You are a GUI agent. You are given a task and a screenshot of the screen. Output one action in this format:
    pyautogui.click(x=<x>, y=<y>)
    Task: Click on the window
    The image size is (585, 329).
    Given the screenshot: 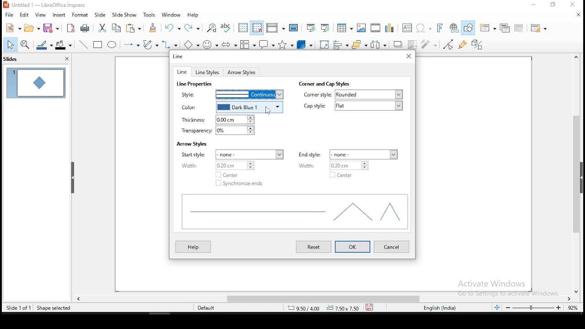 What is the action you would take?
    pyautogui.click(x=171, y=14)
    